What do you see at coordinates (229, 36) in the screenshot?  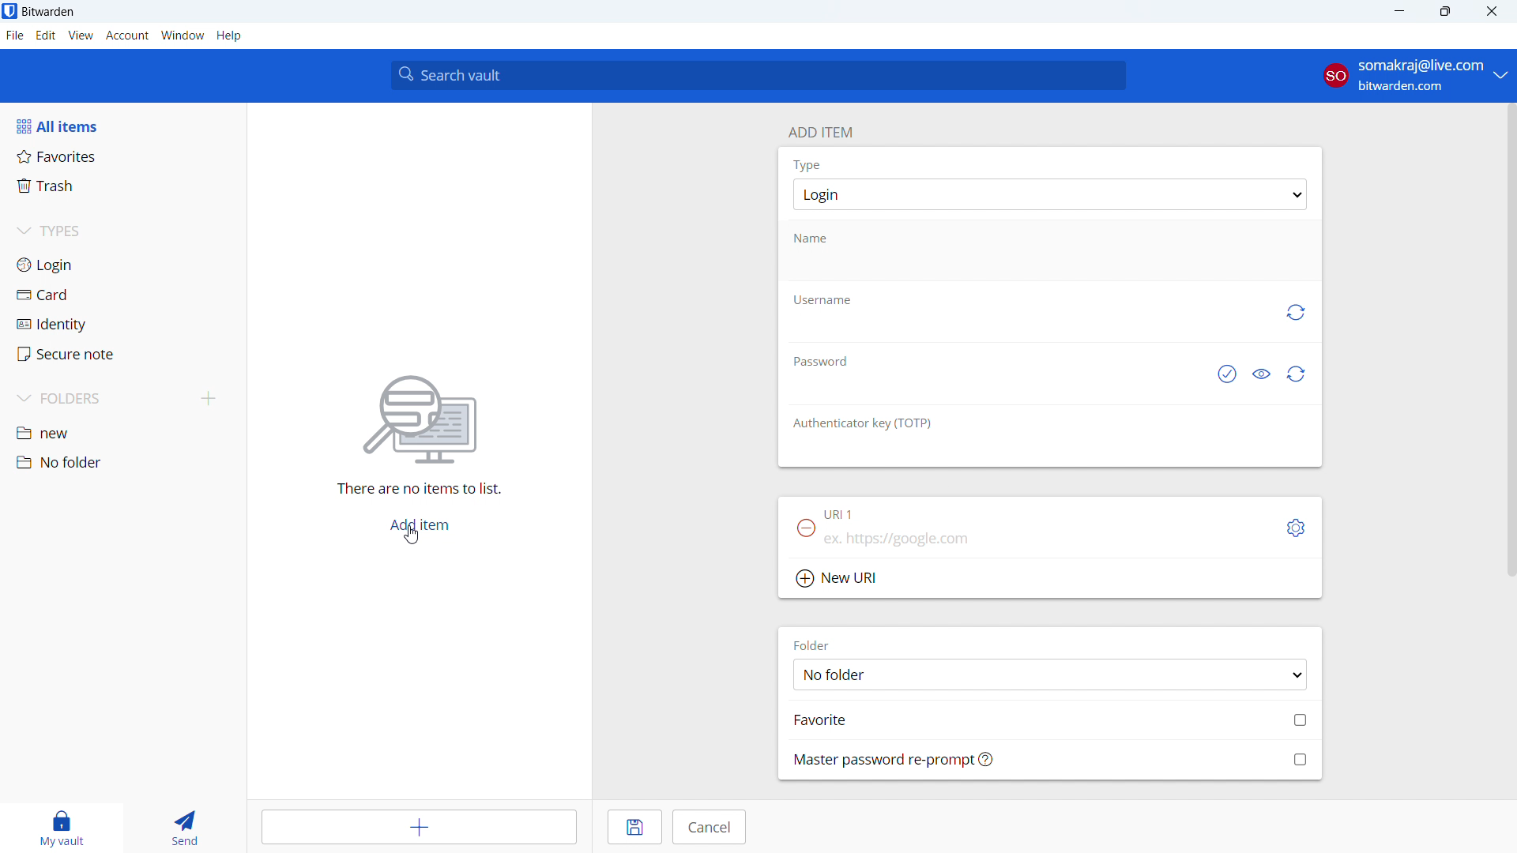 I see `help` at bounding box center [229, 36].